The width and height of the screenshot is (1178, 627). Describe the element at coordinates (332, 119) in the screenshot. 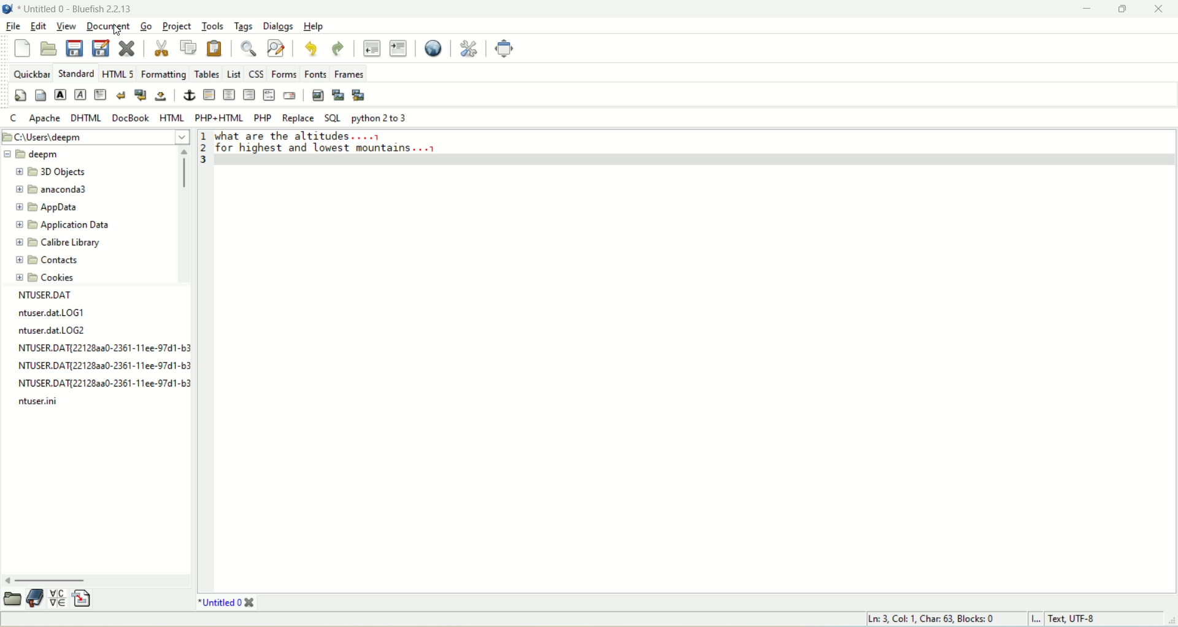

I see `SQL` at that location.